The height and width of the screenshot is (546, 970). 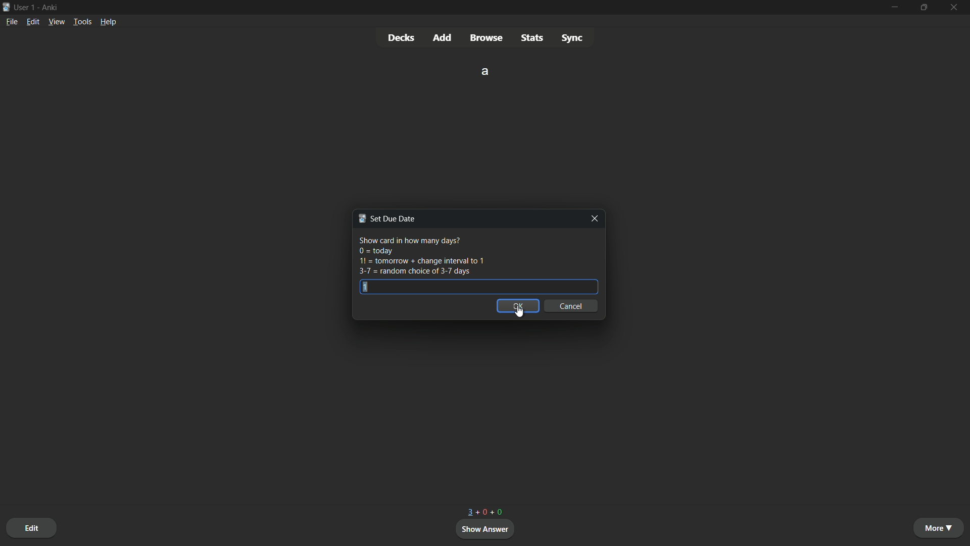 I want to click on help menu, so click(x=109, y=21).